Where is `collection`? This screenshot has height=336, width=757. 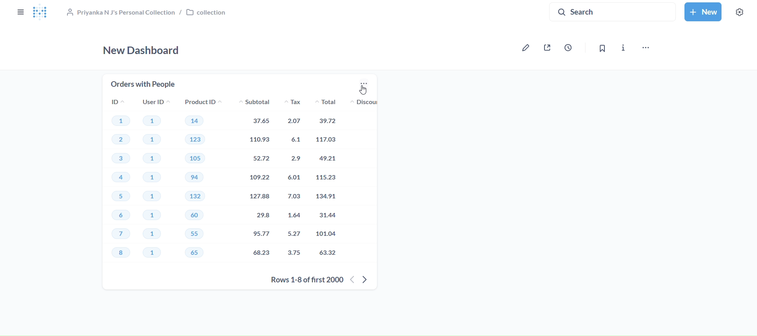 collection is located at coordinates (153, 13).